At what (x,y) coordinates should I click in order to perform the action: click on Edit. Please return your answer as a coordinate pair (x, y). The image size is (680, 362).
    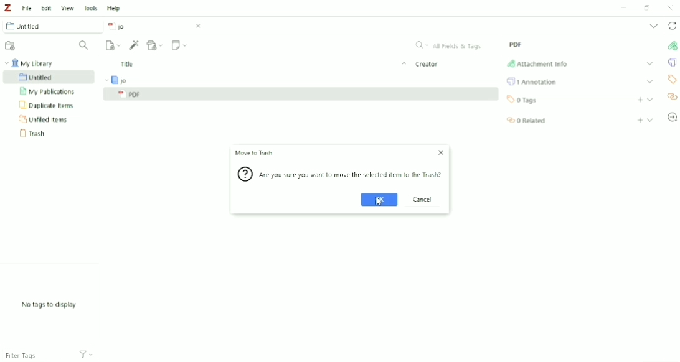
    Looking at the image, I should click on (46, 7).